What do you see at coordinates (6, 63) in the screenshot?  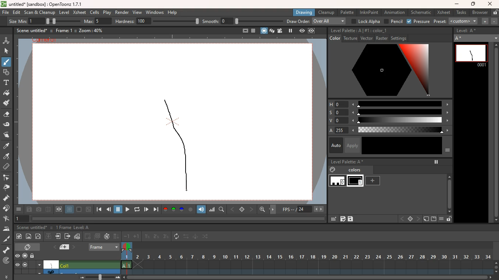 I see `brush` at bounding box center [6, 63].